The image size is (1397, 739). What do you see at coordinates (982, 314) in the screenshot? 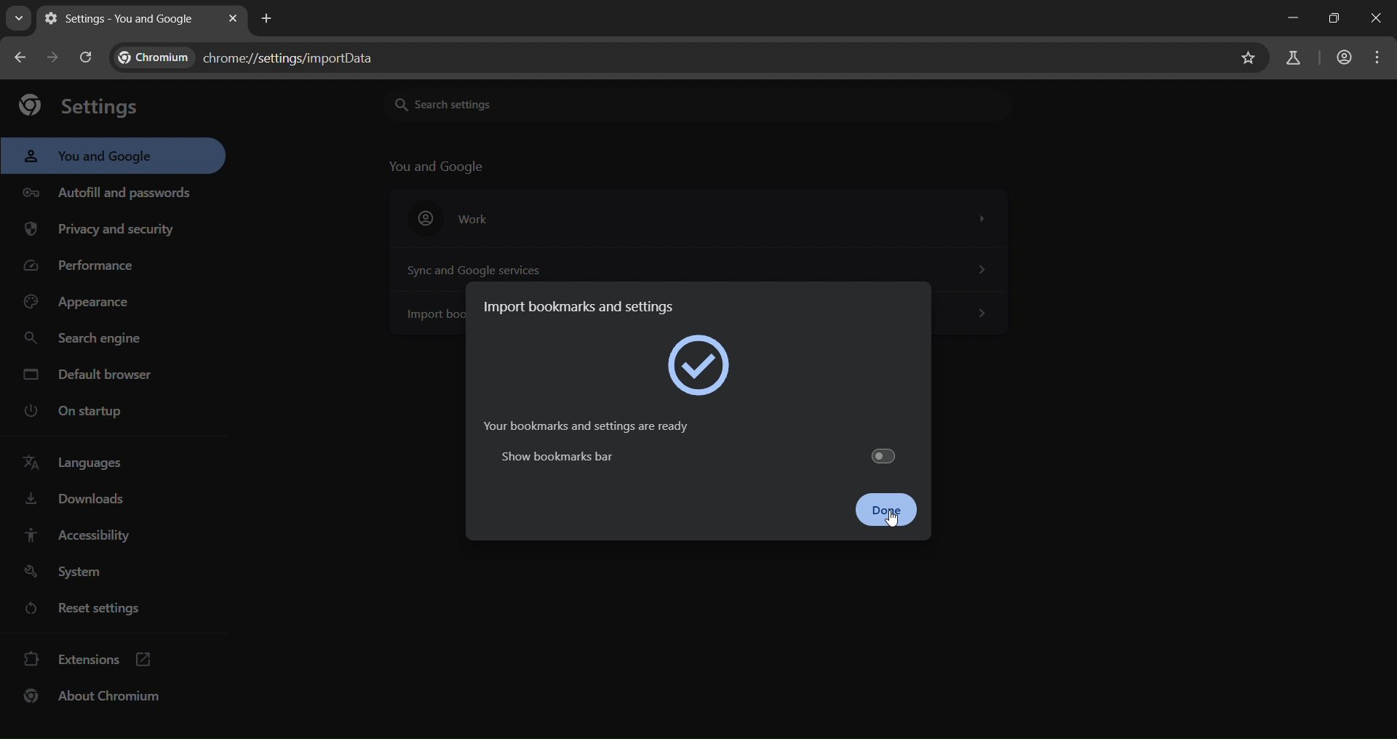
I see `` at bounding box center [982, 314].